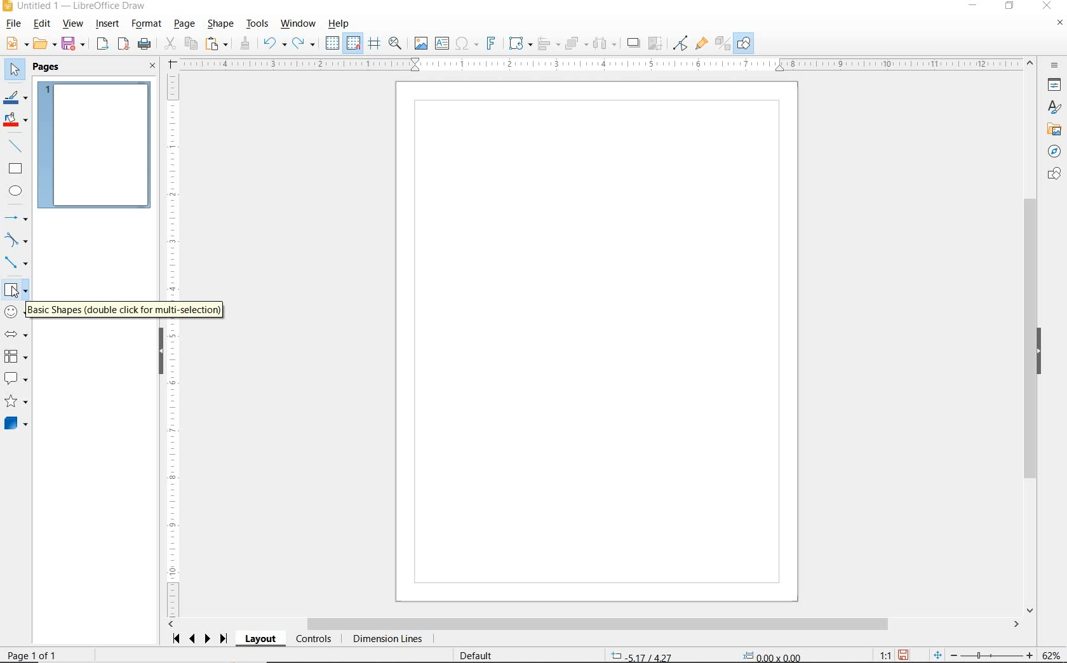 This screenshot has height=663, width=1067. What do you see at coordinates (217, 44) in the screenshot?
I see `PASTE` at bounding box center [217, 44].